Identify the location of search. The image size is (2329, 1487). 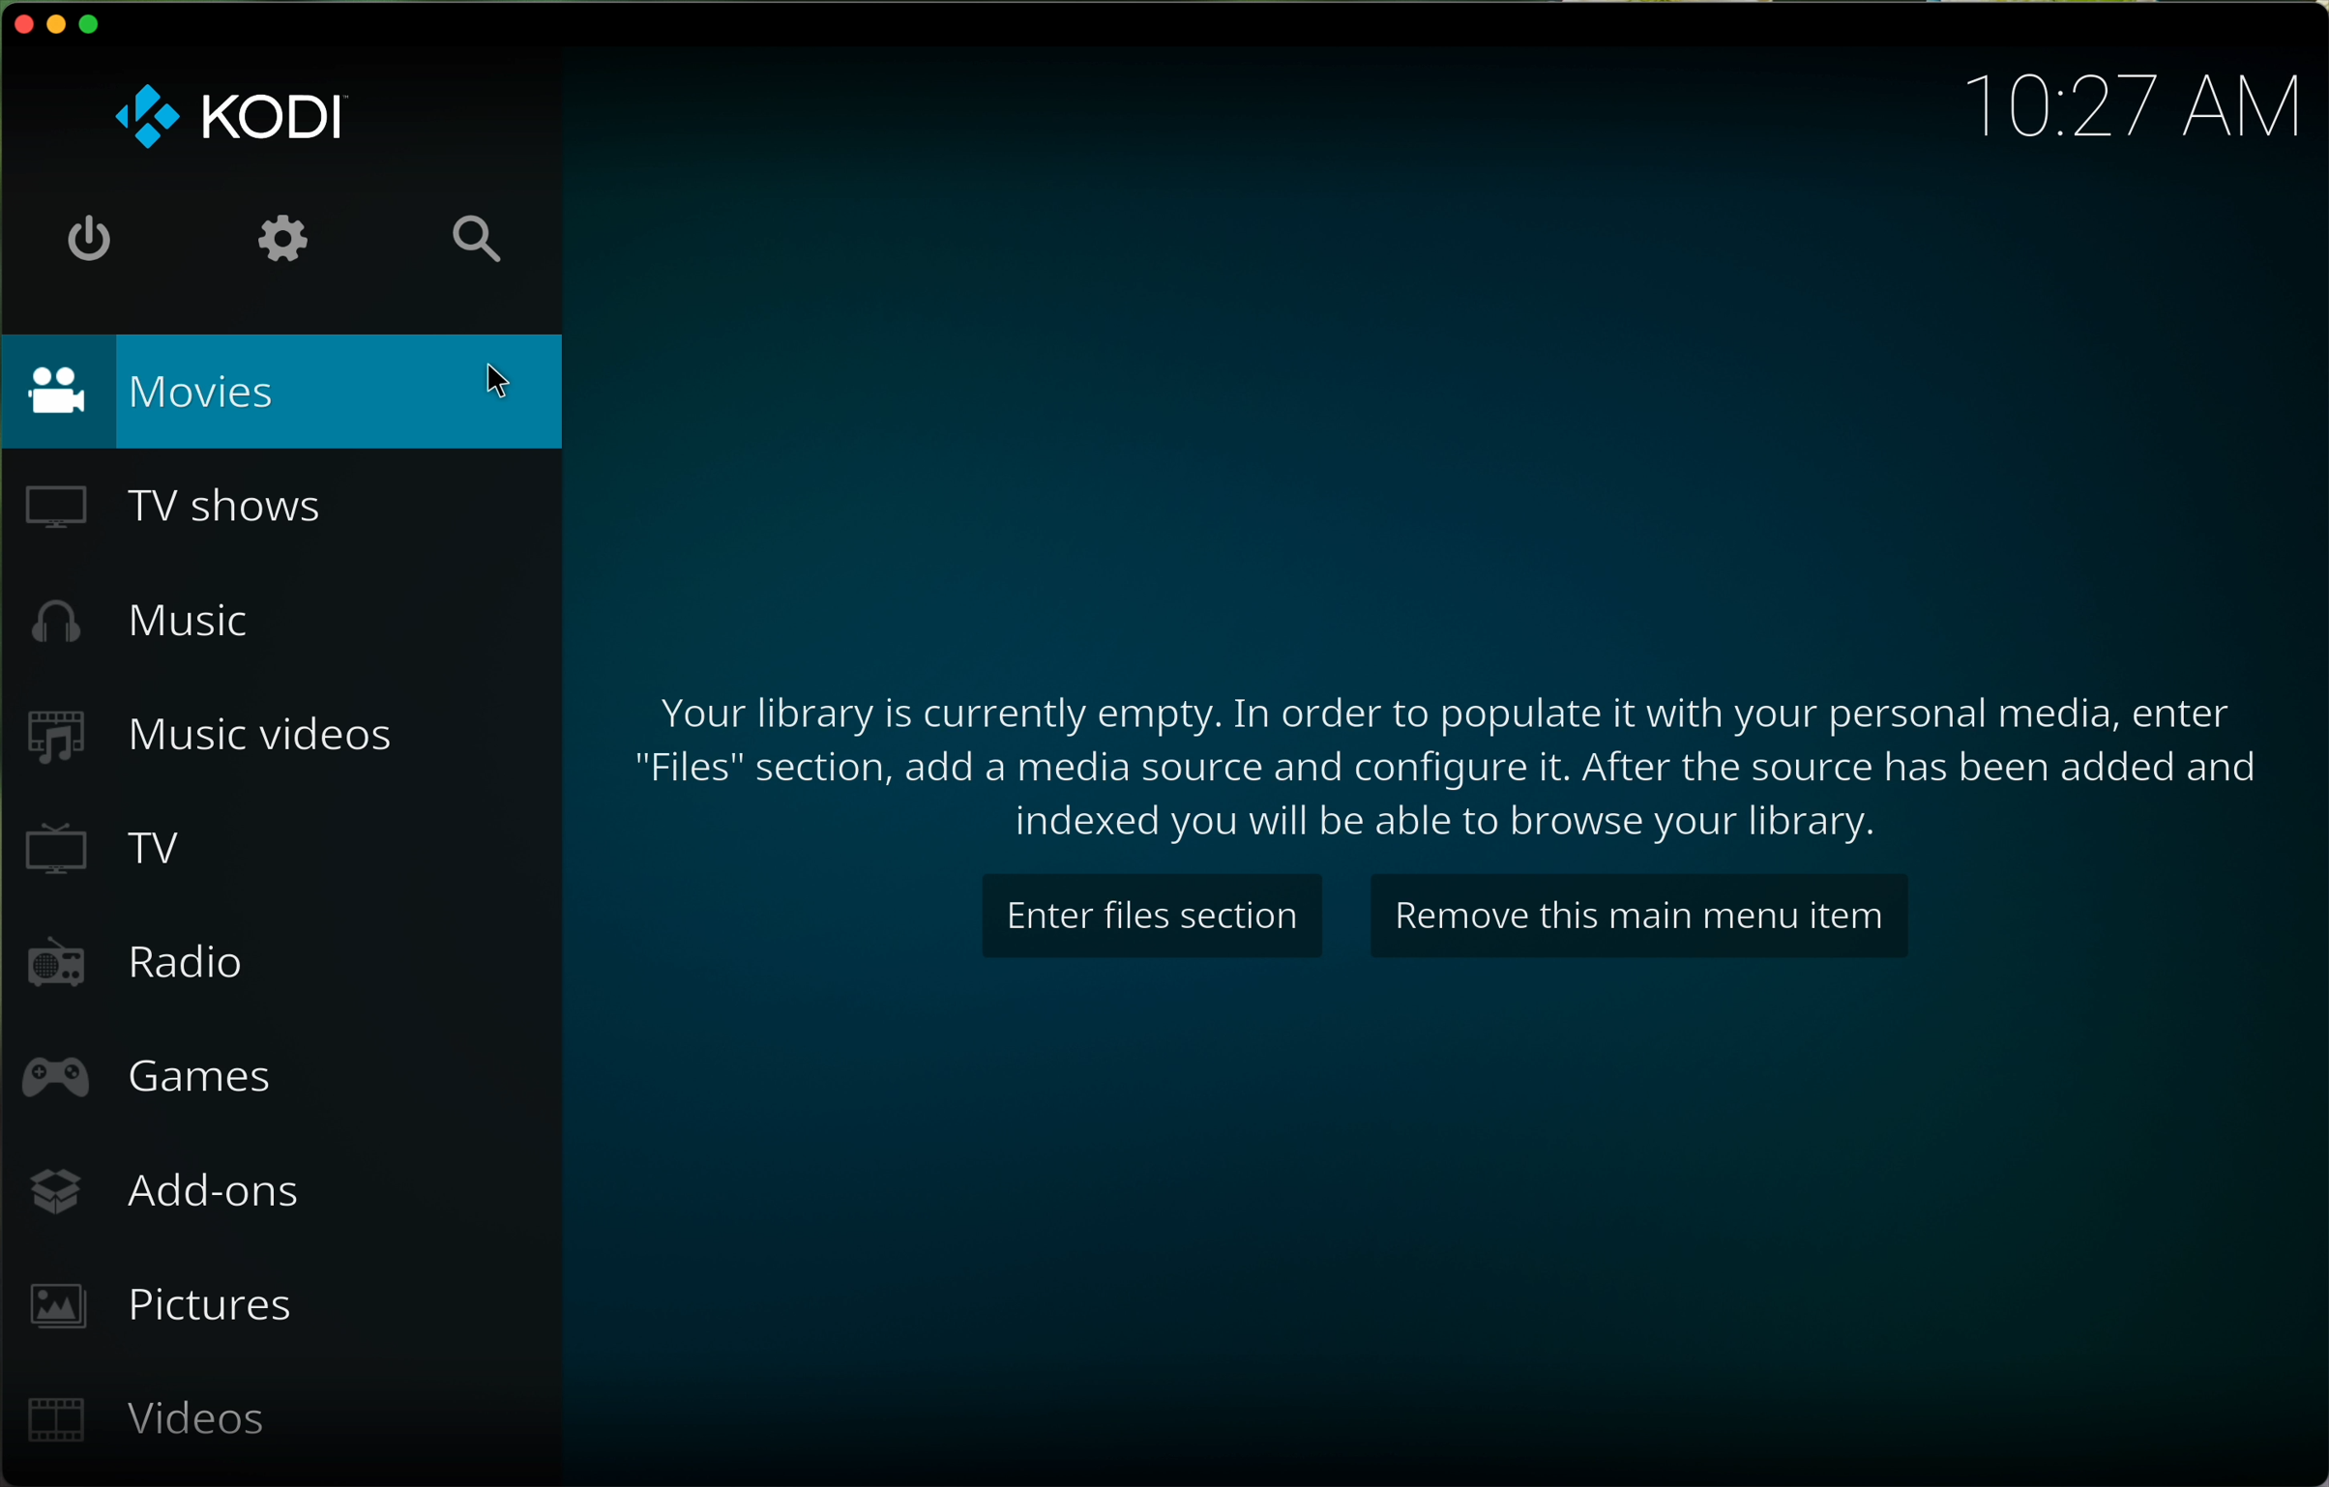
(480, 245).